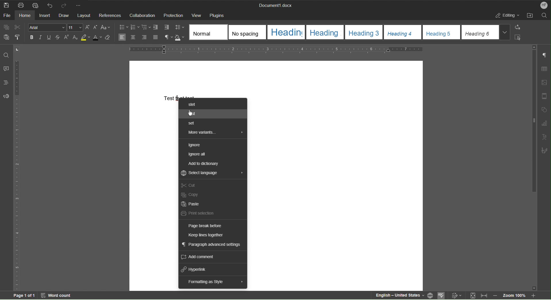 This screenshot has height=300, width=551. I want to click on Set, so click(193, 123).